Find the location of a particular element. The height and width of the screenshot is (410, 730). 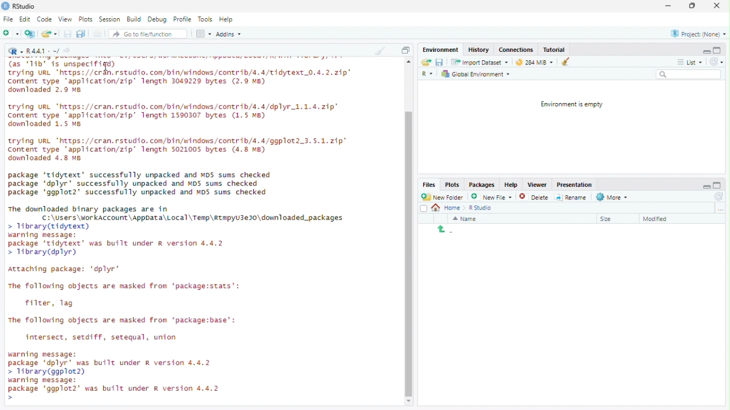

Help is located at coordinates (226, 19).